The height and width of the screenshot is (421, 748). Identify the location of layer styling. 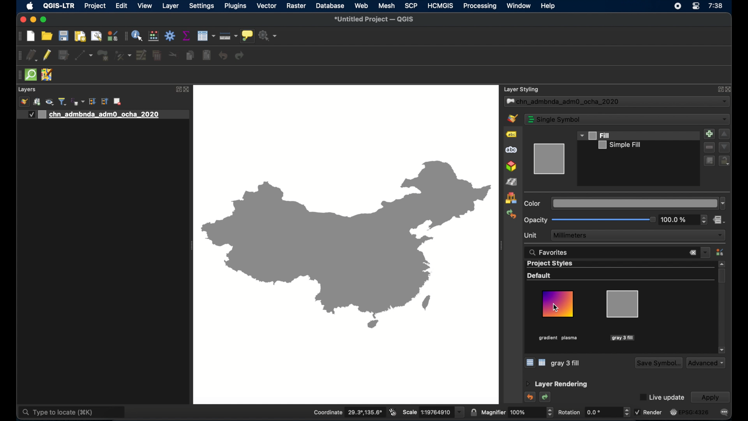
(522, 90).